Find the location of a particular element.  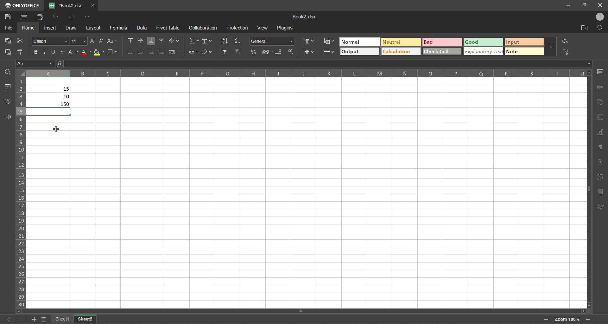

fontsize is located at coordinates (79, 41).